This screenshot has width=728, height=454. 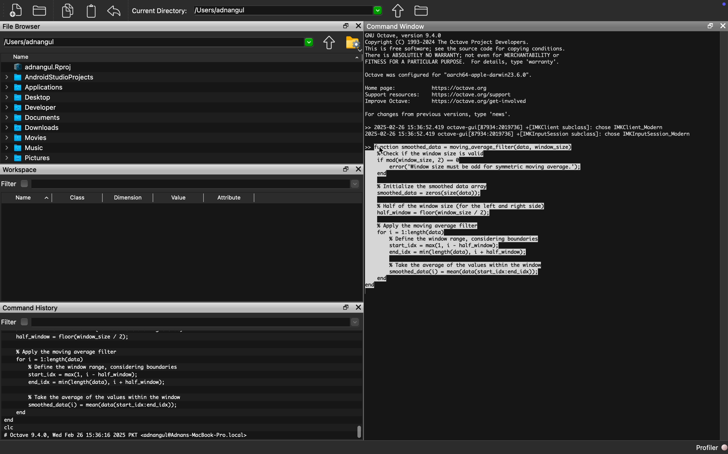 What do you see at coordinates (9, 322) in the screenshot?
I see `Filter` at bounding box center [9, 322].